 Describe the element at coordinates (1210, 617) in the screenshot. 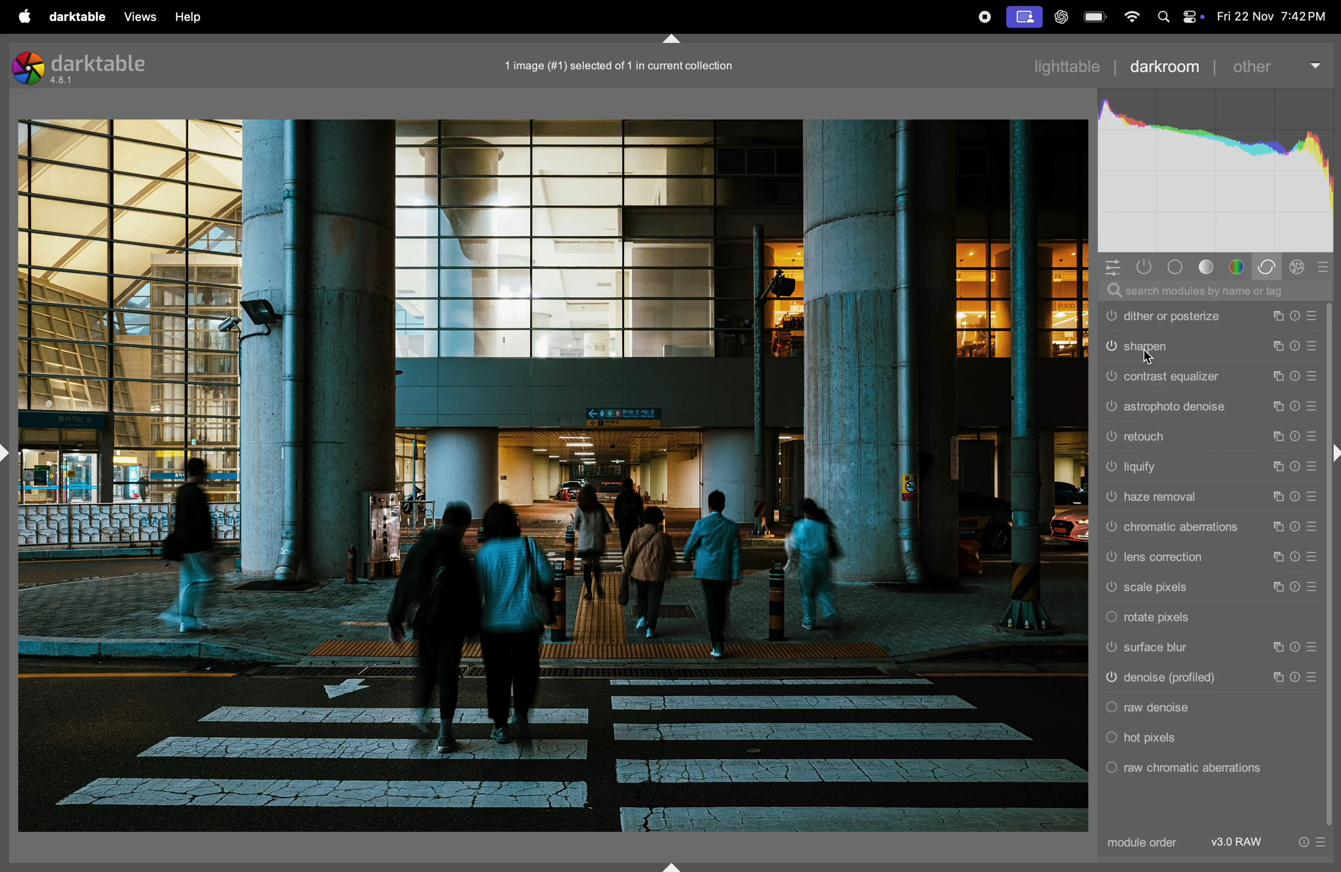

I see `rotate pixels` at that location.